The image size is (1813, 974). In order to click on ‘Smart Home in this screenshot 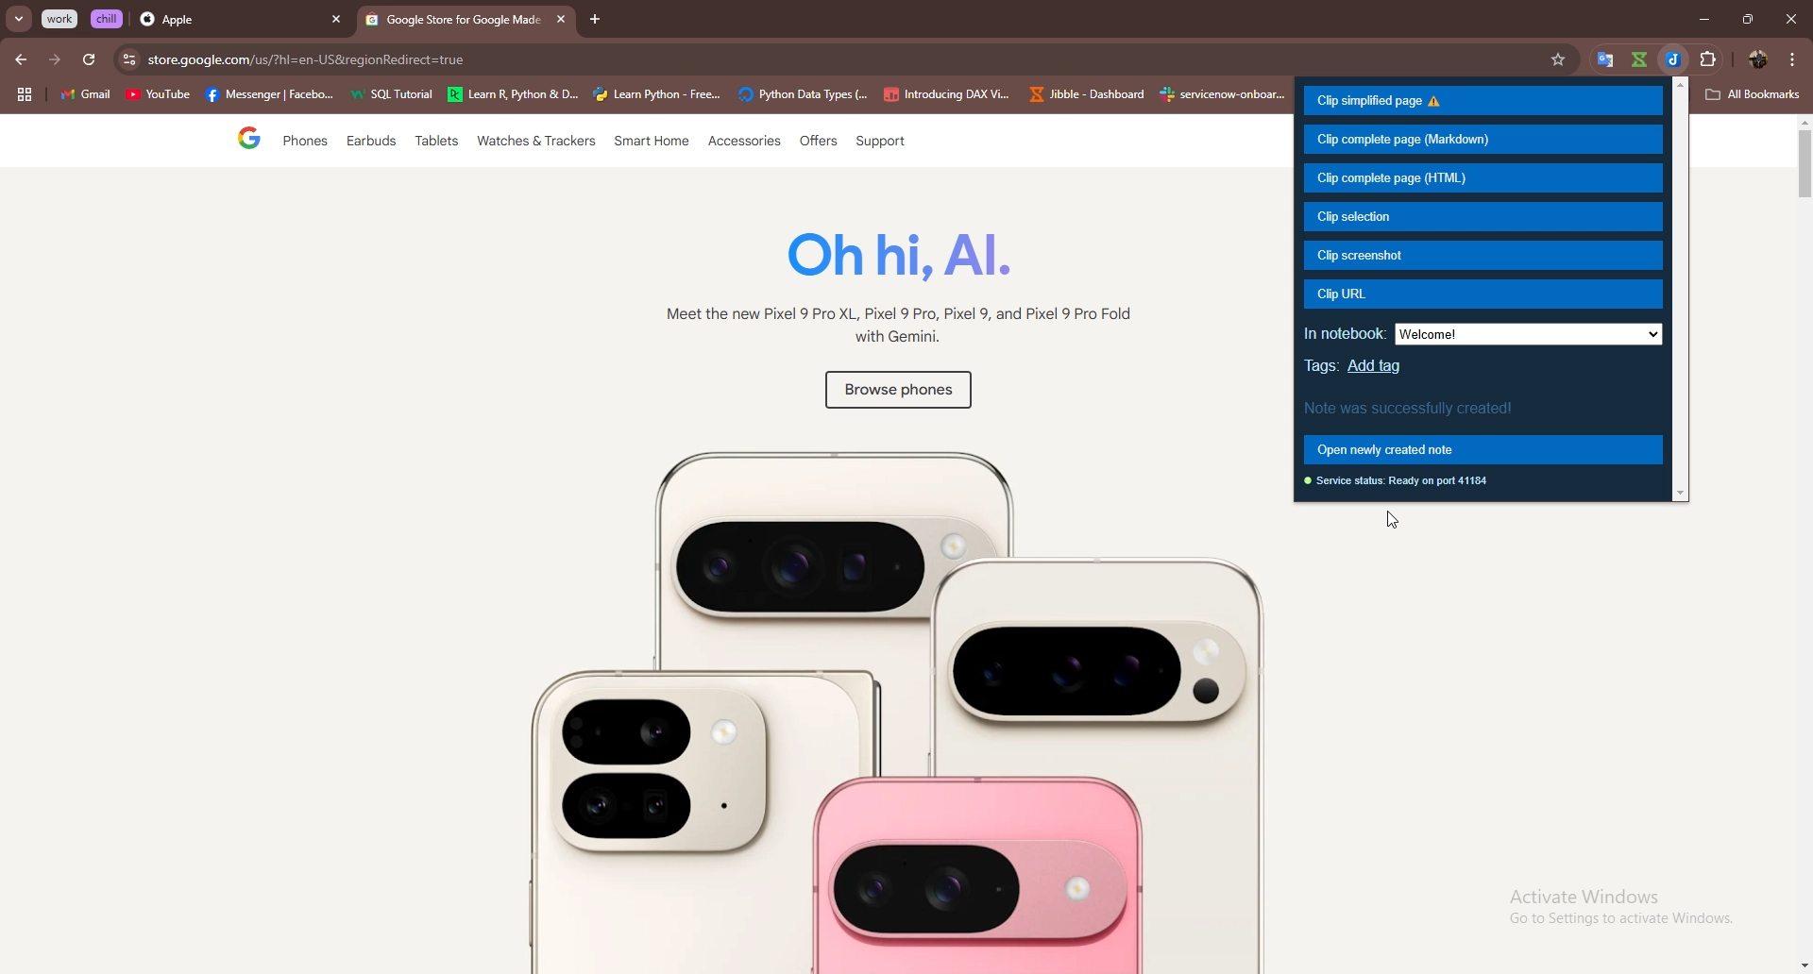, I will do `click(652, 143)`.